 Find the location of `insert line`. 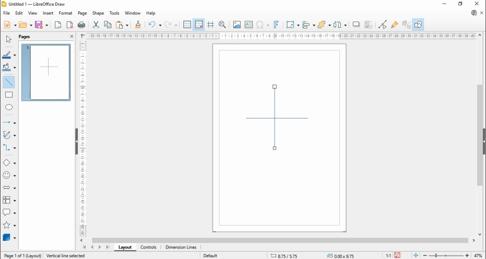

insert line is located at coordinates (9, 81).